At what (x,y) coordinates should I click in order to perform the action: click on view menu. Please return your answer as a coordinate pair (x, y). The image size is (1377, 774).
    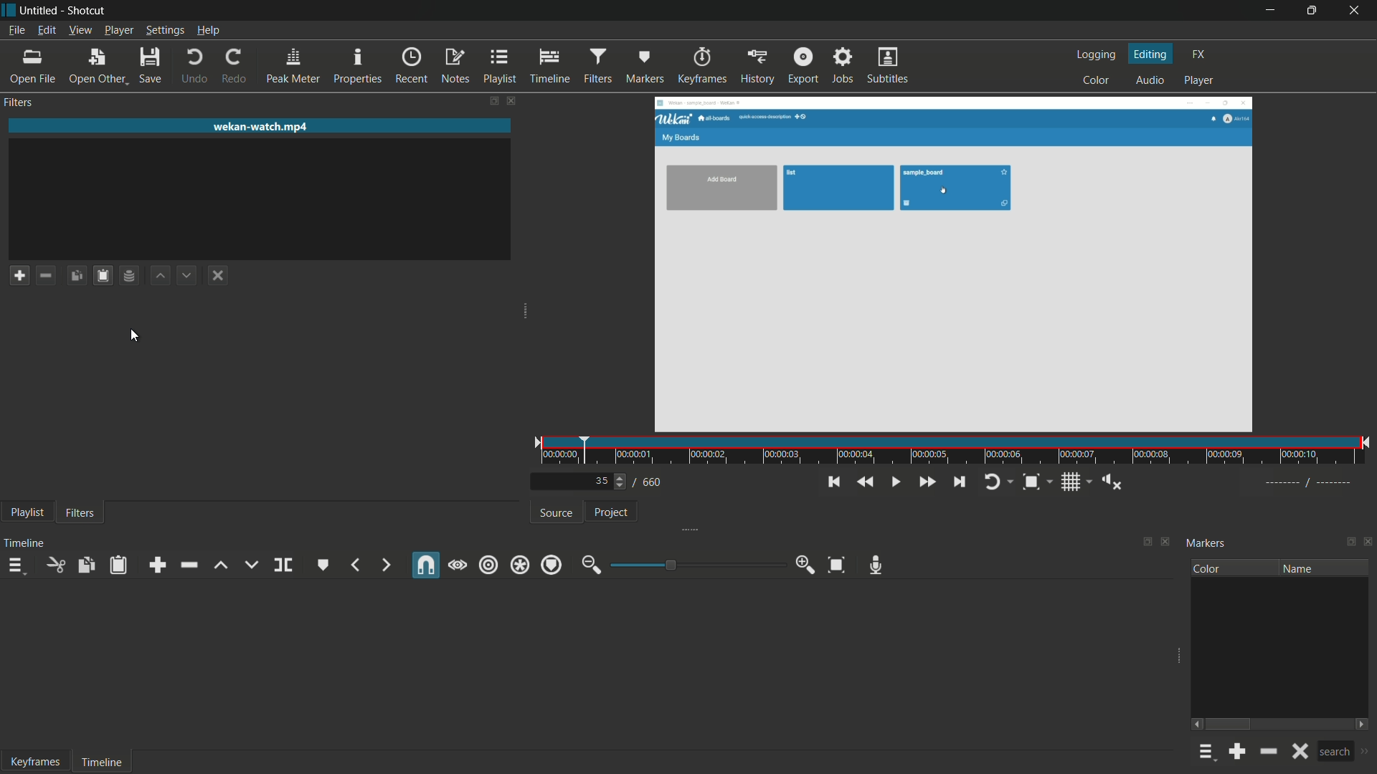
    Looking at the image, I should click on (80, 30).